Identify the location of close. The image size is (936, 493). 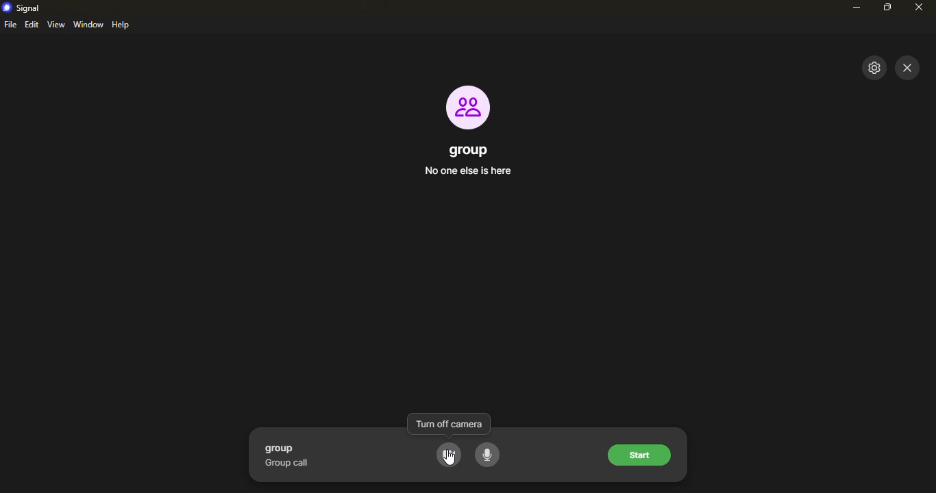
(920, 8).